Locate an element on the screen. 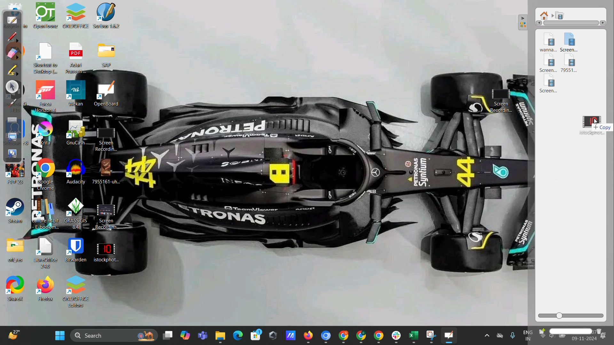 Image resolution: width=614 pixels, height=345 pixels. highlight is located at coordinates (12, 70).